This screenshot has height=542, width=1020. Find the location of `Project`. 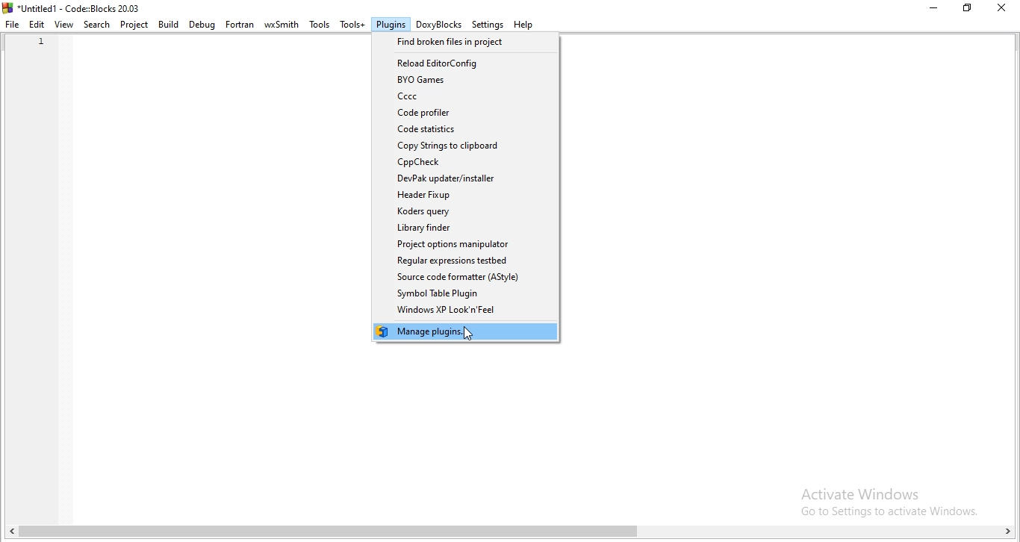

Project is located at coordinates (134, 25).